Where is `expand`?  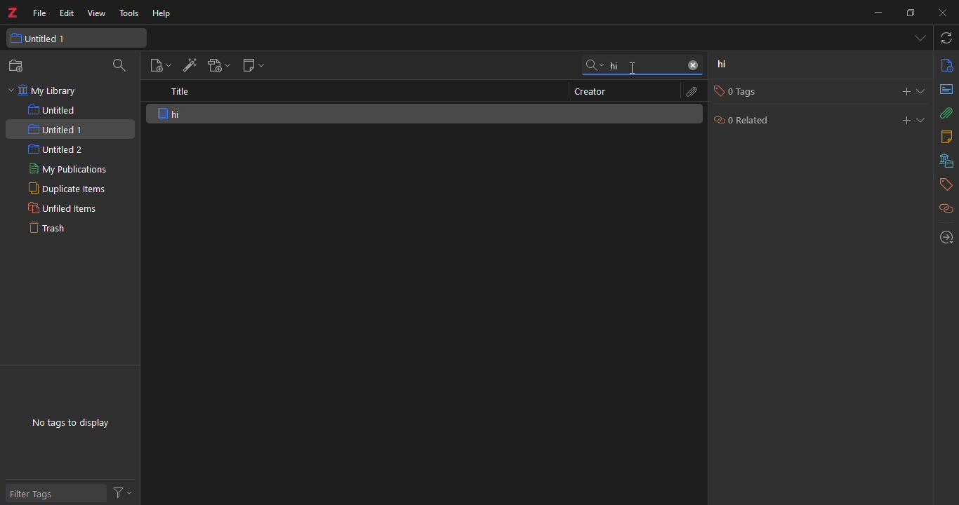 expand is located at coordinates (920, 119).